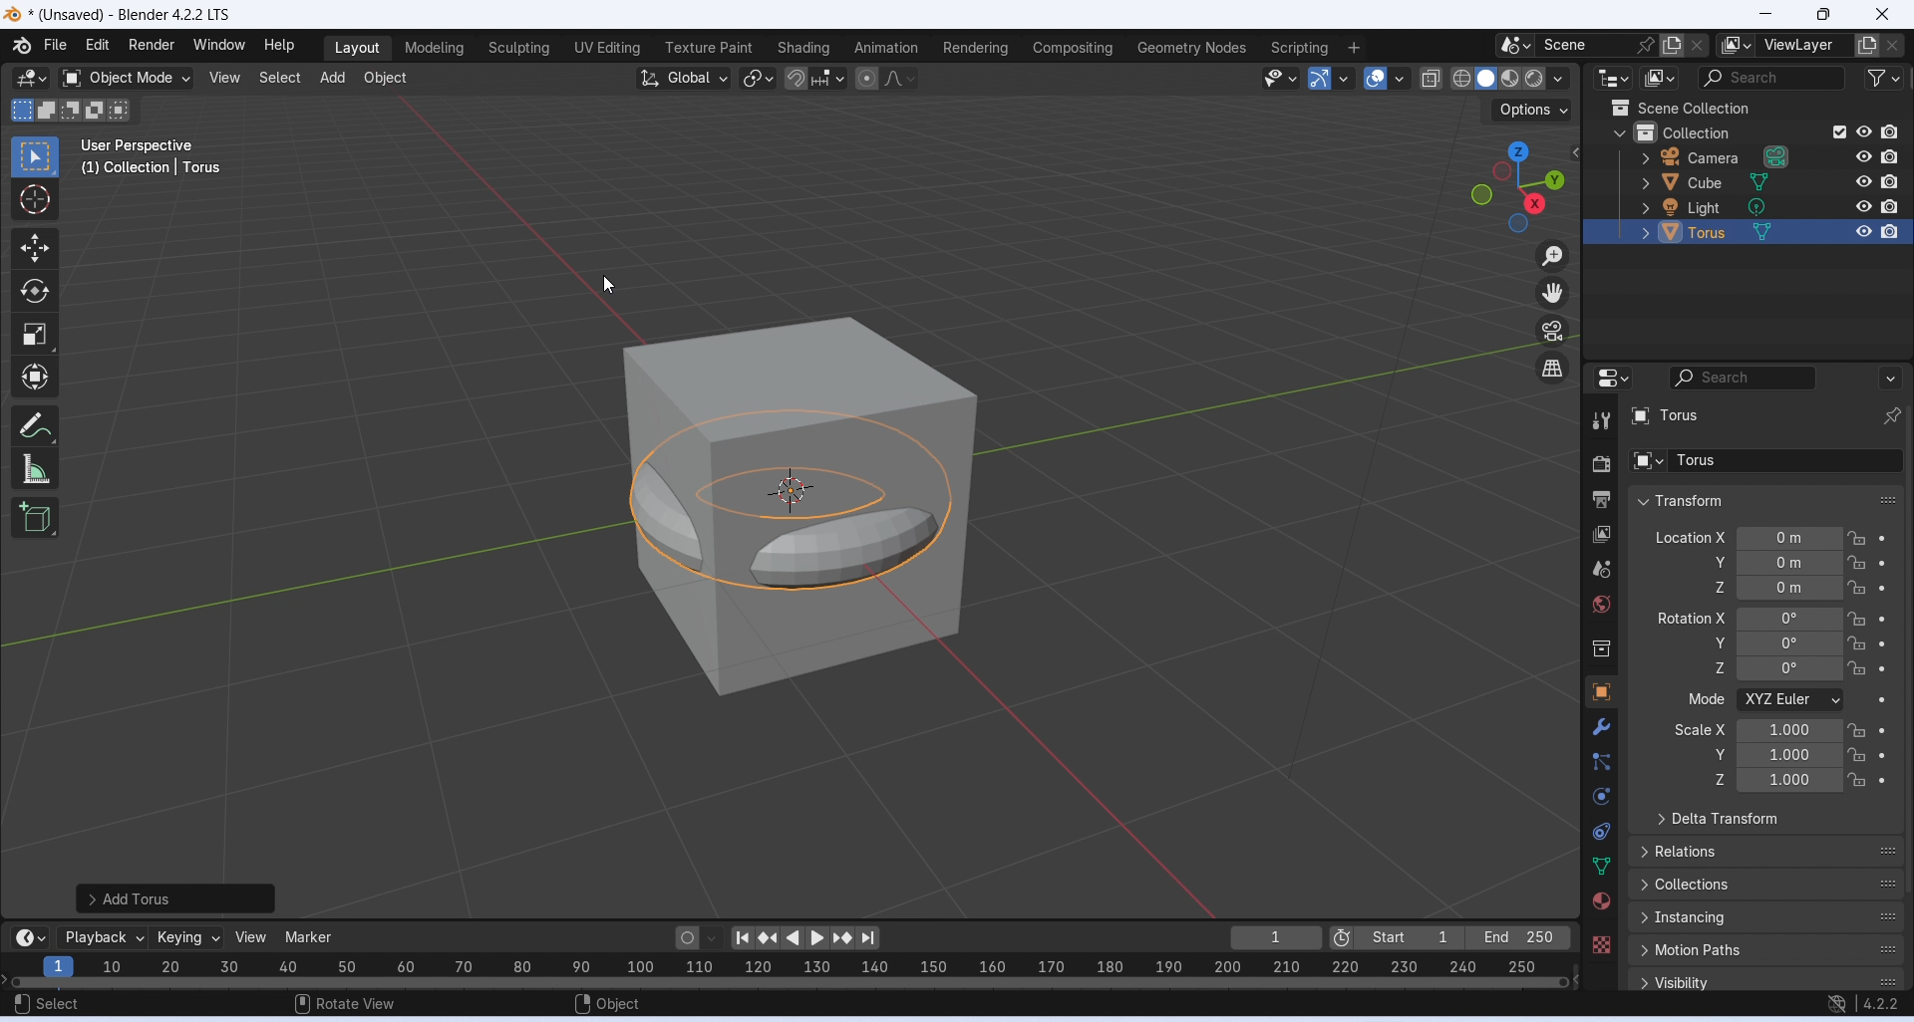  I want to click on Rotation X axis, so click(1691, 616).